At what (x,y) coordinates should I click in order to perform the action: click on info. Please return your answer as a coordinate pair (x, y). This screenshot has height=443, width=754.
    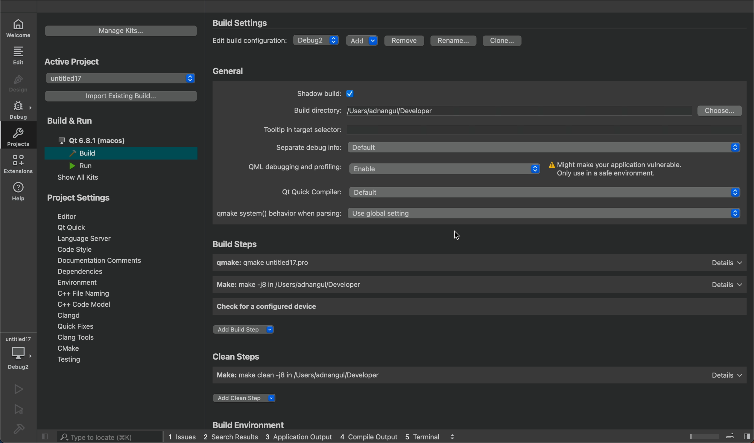
    Looking at the image, I should click on (618, 169).